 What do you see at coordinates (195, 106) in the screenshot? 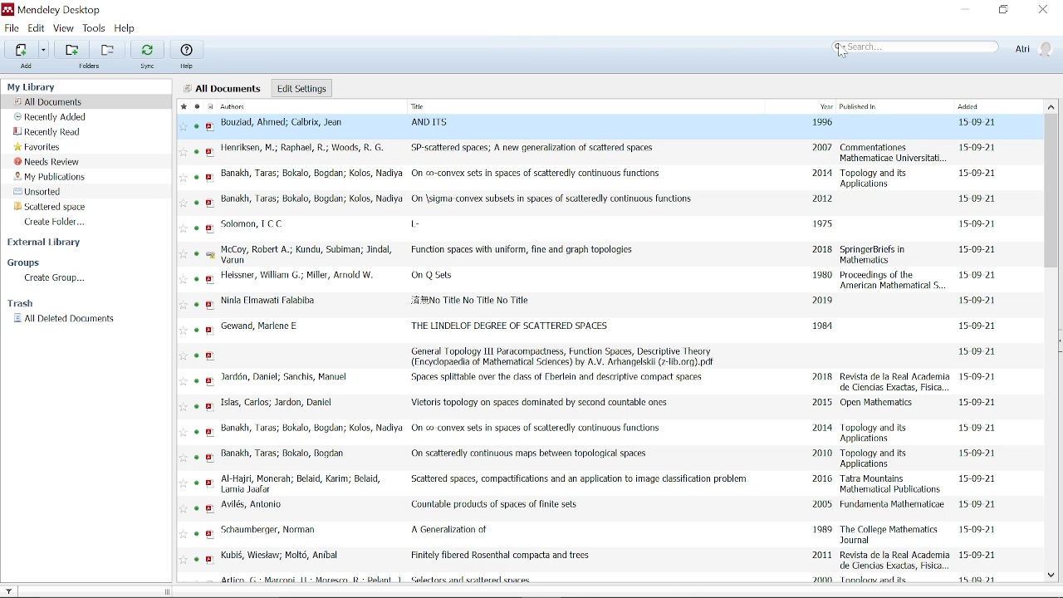
I see `Marked as read/unread` at bounding box center [195, 106].